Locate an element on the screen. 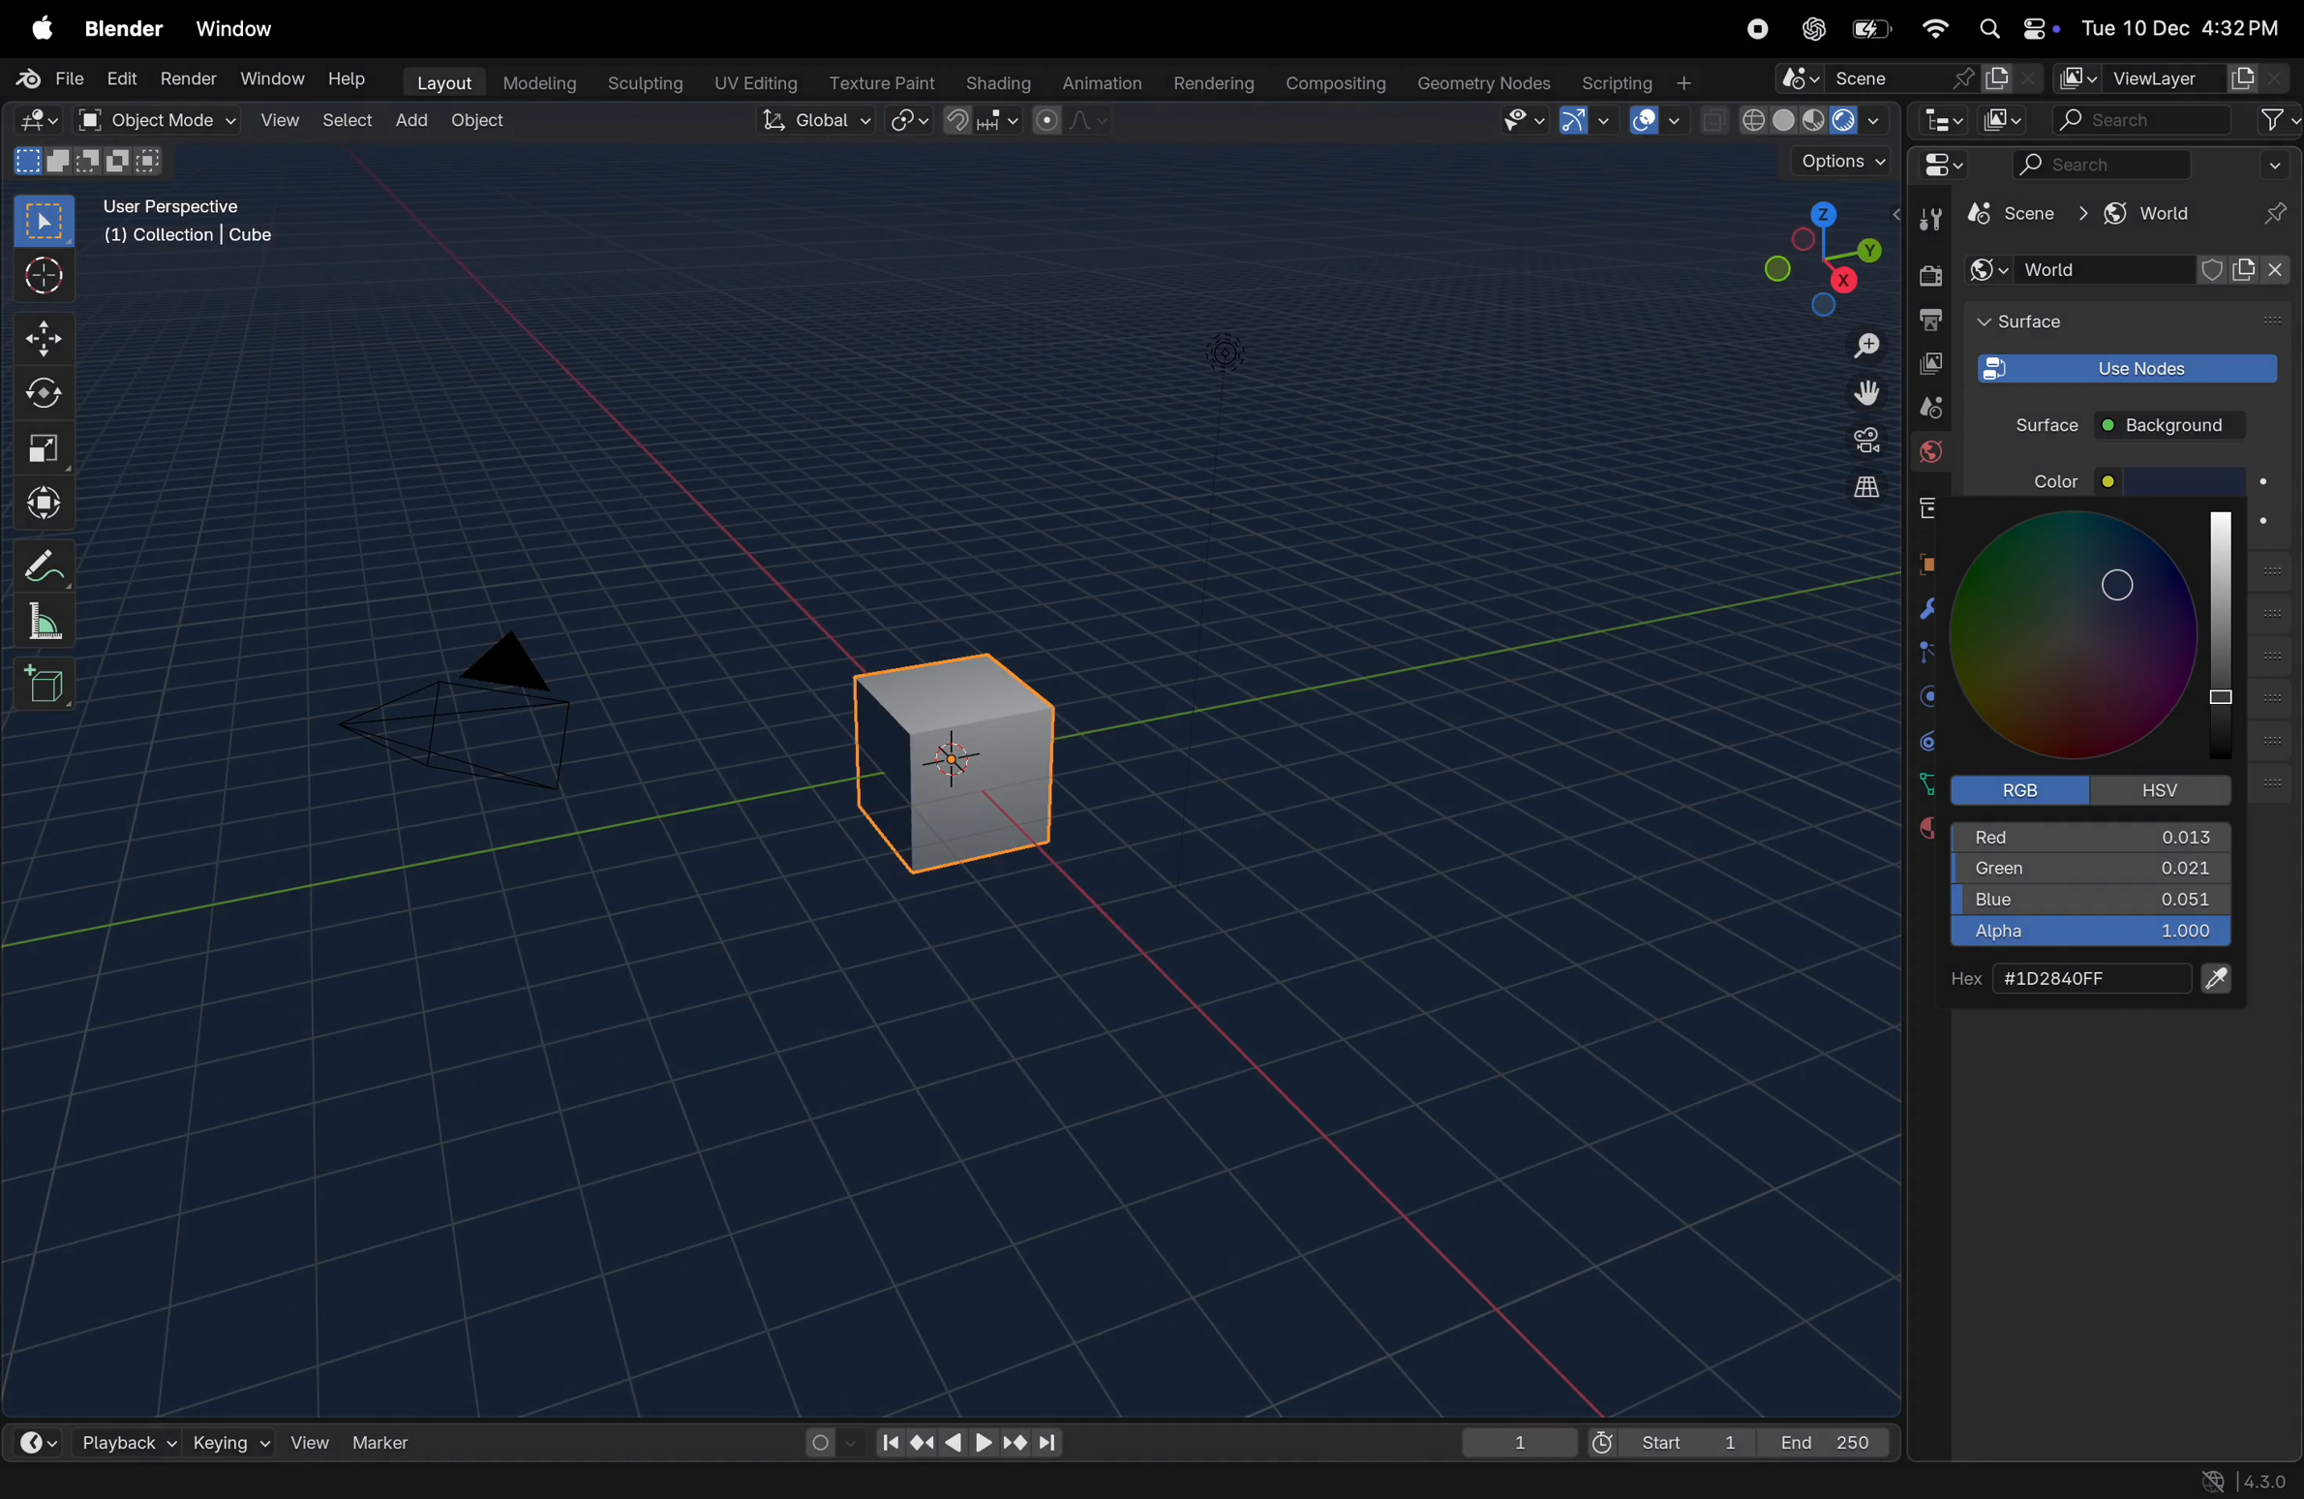  editor mode is located at coordinates (1937, 119).